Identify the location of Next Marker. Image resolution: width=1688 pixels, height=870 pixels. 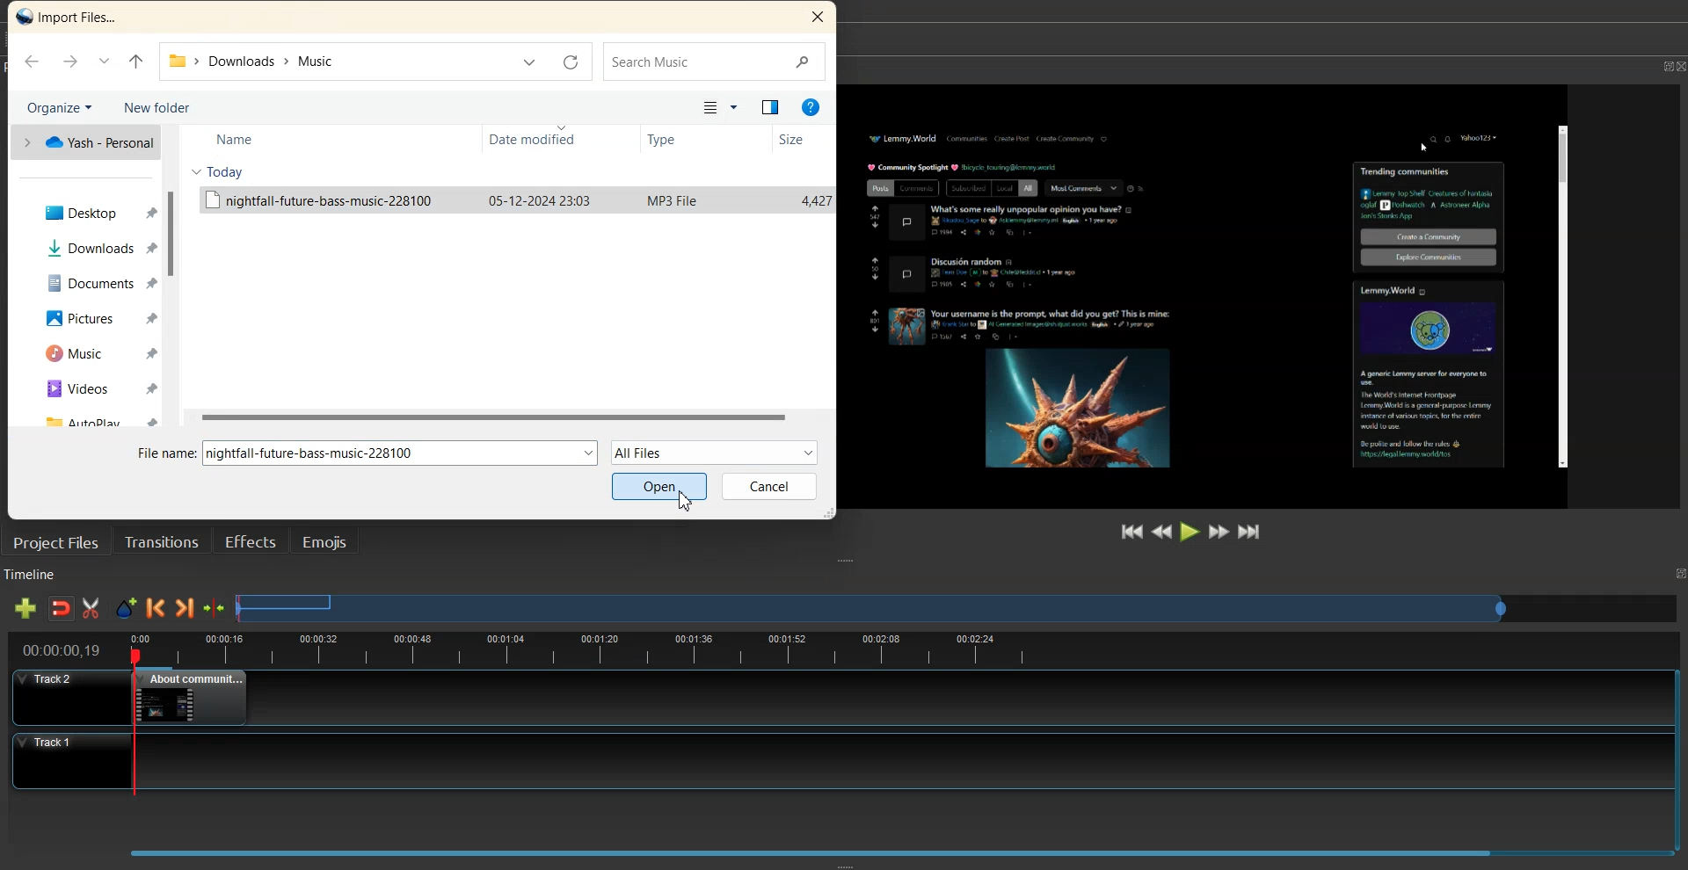
(186, 607).